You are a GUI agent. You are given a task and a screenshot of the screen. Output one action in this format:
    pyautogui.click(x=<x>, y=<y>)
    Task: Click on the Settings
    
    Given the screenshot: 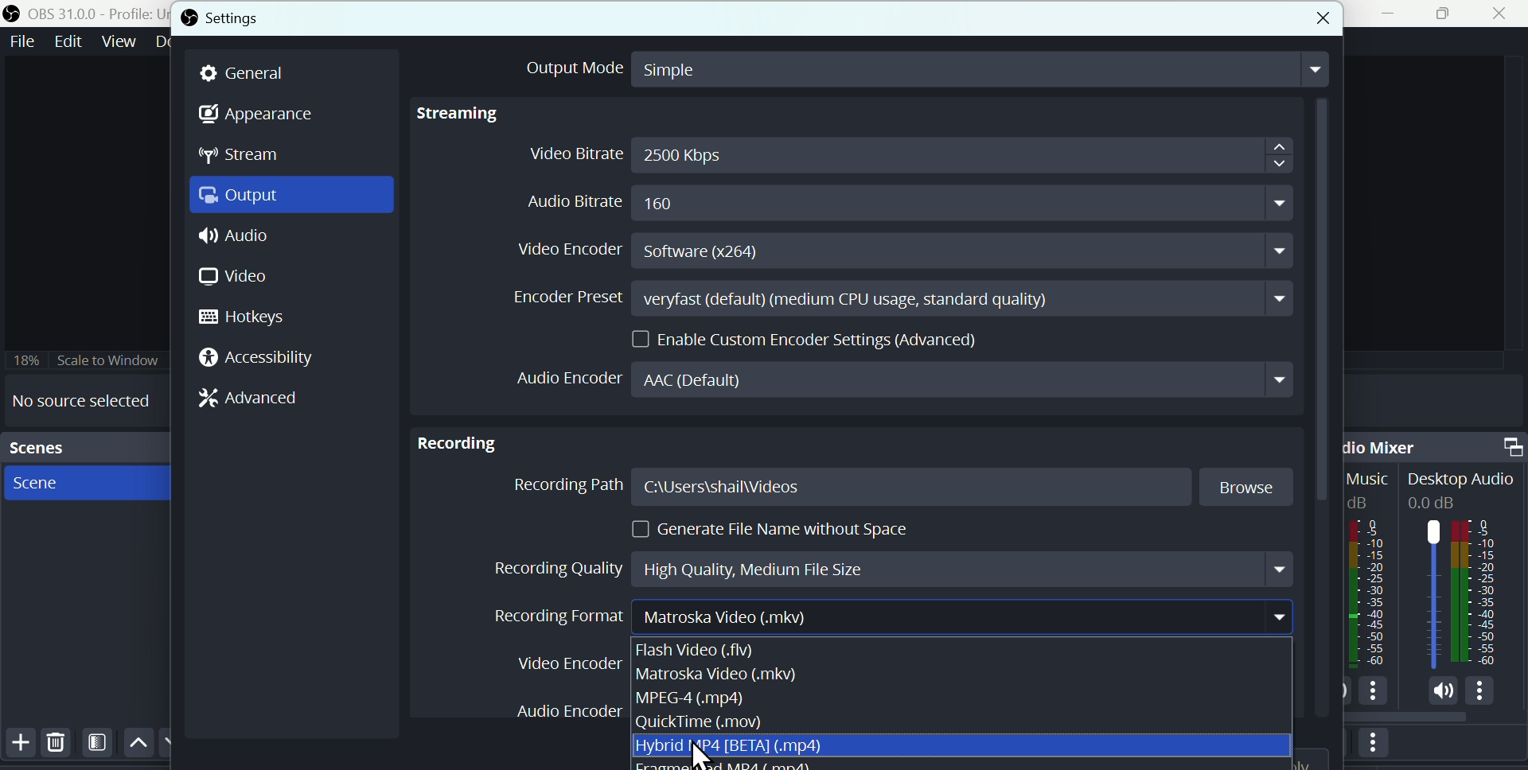 What is the action you would take?
    pyautogui.click(x=224, y=16)
    